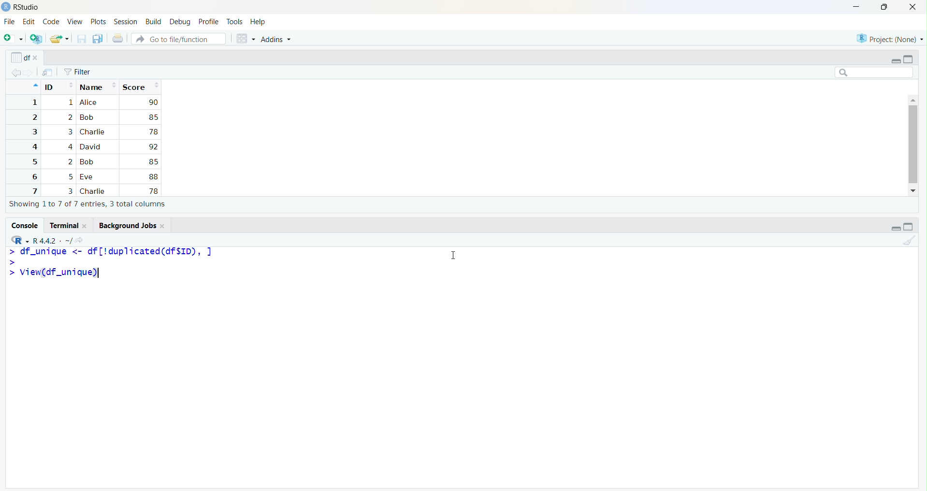 Image resolution: width=927 pixels, height=491 pixels. Describe the element at coordinates (246, 39) in the screenshot. I see `view options` at that location.